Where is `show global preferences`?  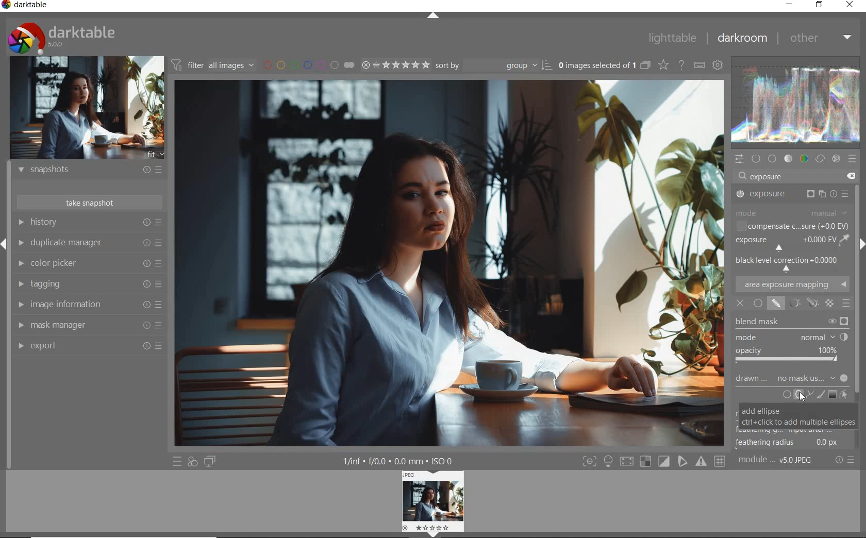
show global preferences is located at coordinates (718, 64).